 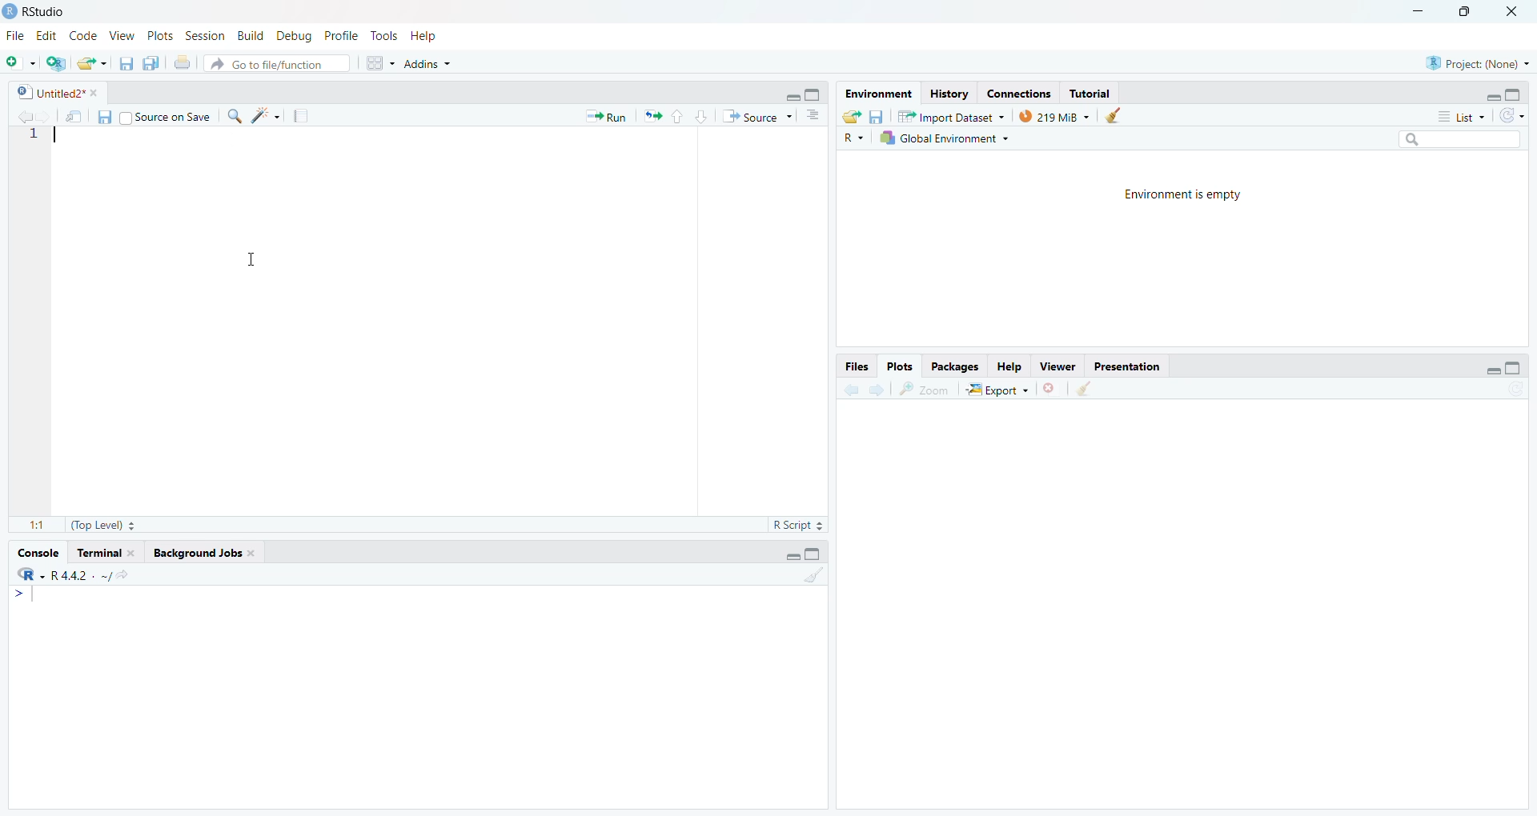 What do you see at coordinates (122, 35) in the screenshot?
I see `View` at bounding box center [122, 35].